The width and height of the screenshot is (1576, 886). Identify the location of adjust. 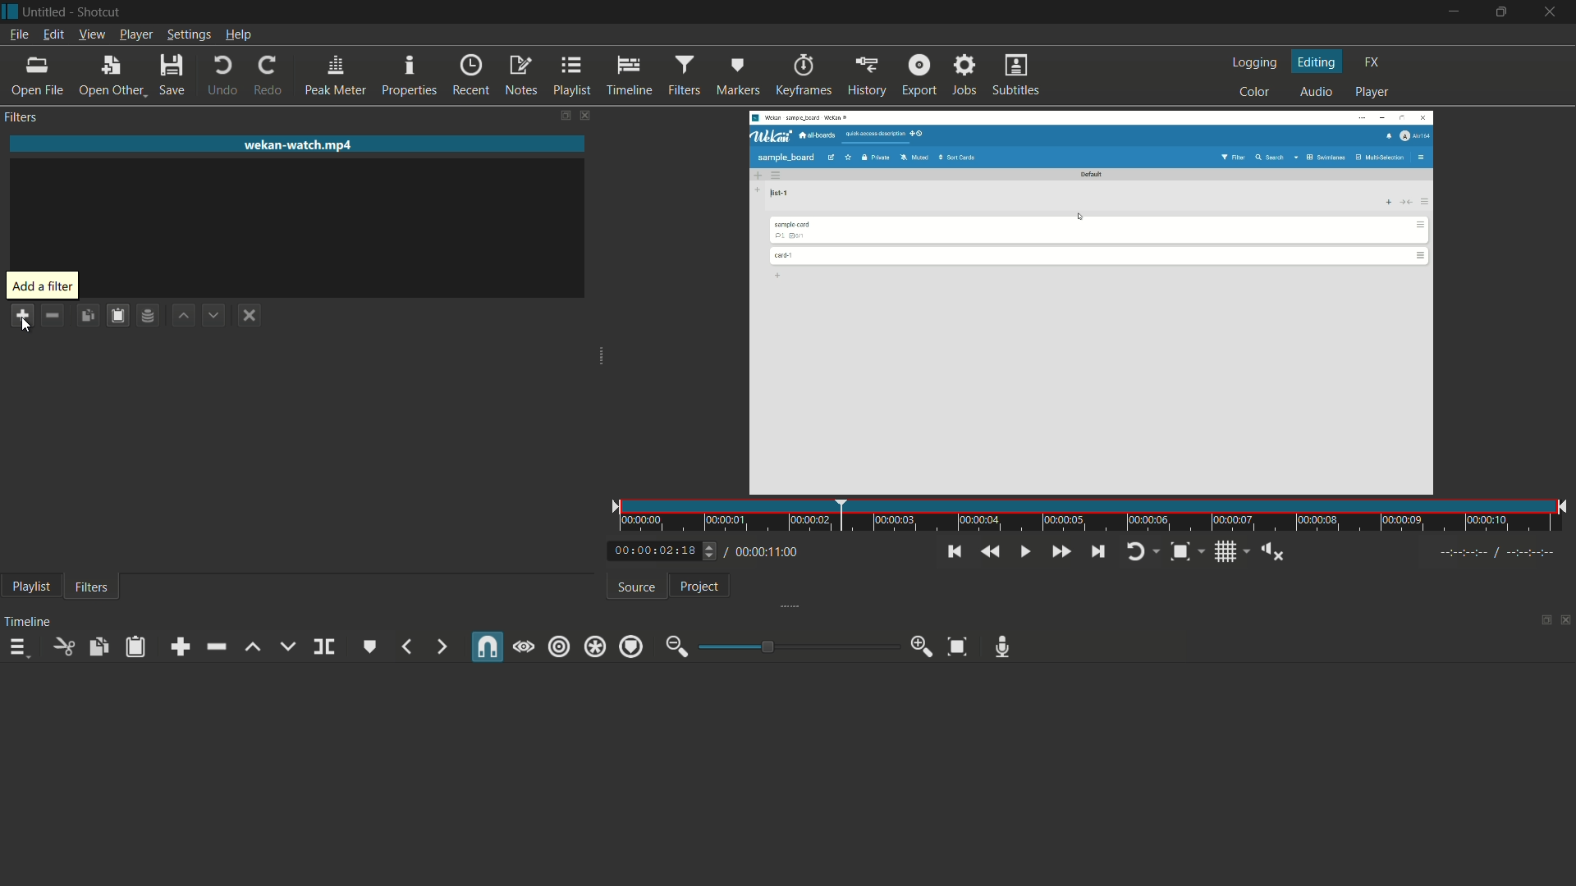
(704, 550).